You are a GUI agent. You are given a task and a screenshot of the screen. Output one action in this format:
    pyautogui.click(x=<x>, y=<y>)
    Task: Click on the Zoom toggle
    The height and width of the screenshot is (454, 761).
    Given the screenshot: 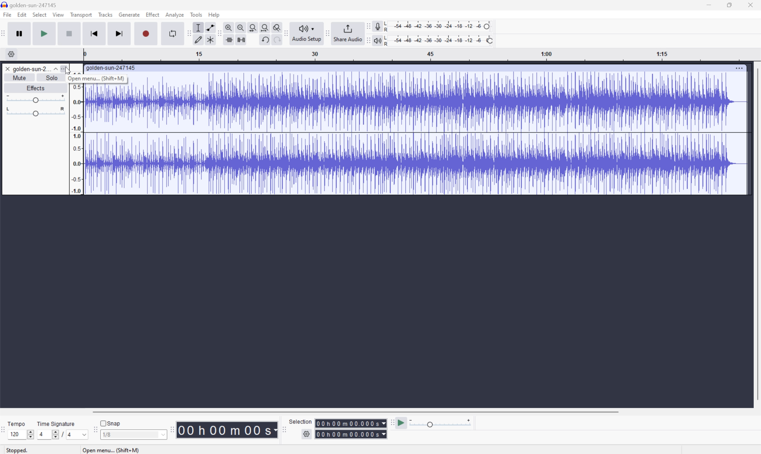 What is the action you would take?
    pyautogui.click(x=276, y=27)
    